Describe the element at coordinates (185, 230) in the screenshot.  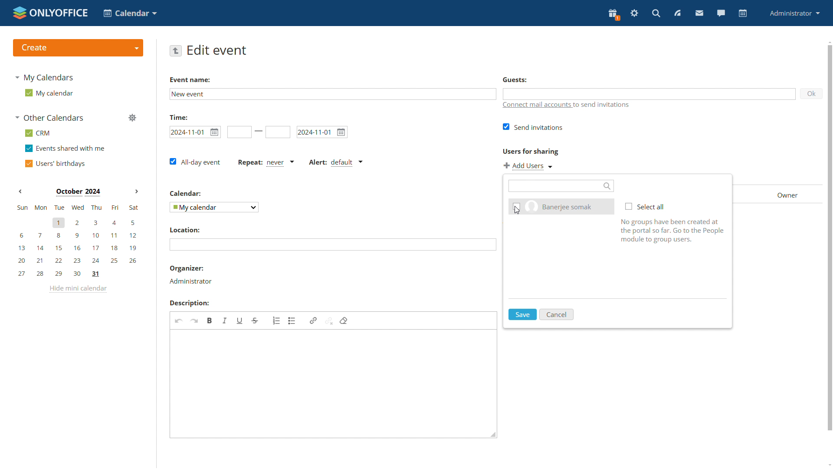
I see `Location` at that location.